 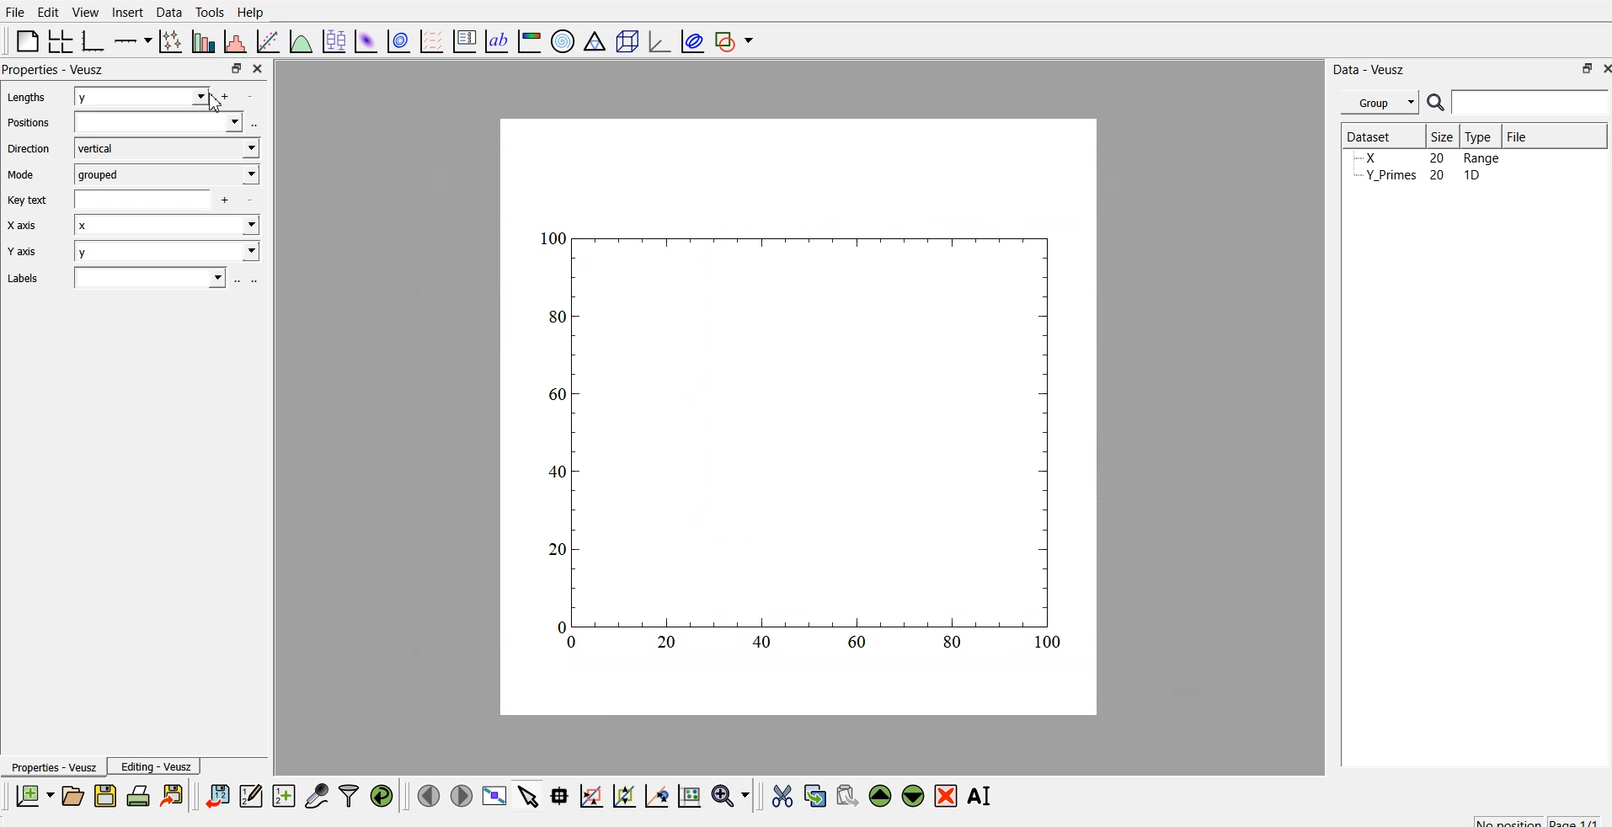 What do you see at coordinates (878, 795) in the screenshot?
I see `move up the widget` at bounding box center [878, 795].